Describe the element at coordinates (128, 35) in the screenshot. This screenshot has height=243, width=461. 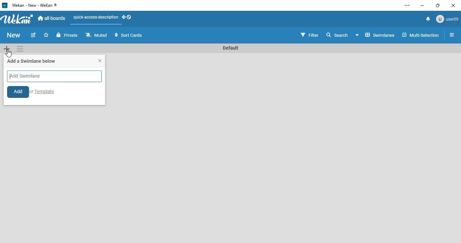
I see `sort cards` at that location.